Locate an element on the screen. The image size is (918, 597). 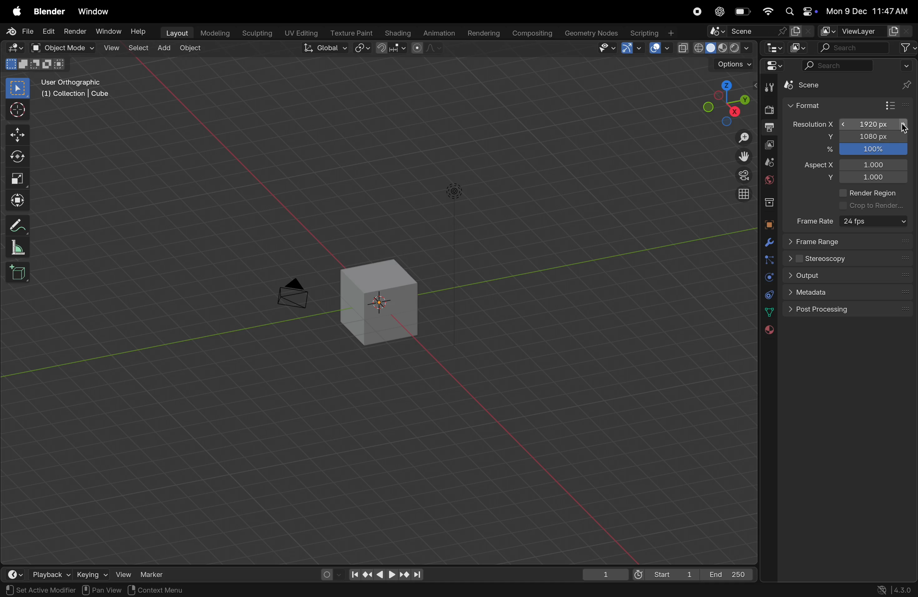
cursor is located at coordinates (16, 109).